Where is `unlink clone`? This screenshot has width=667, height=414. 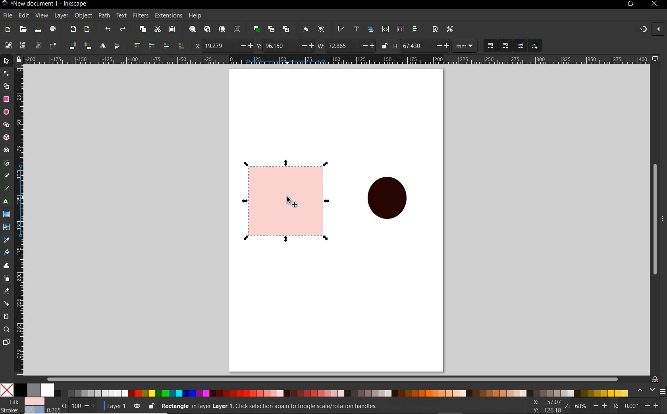 unlink clone is located at coordinates (287, 29).